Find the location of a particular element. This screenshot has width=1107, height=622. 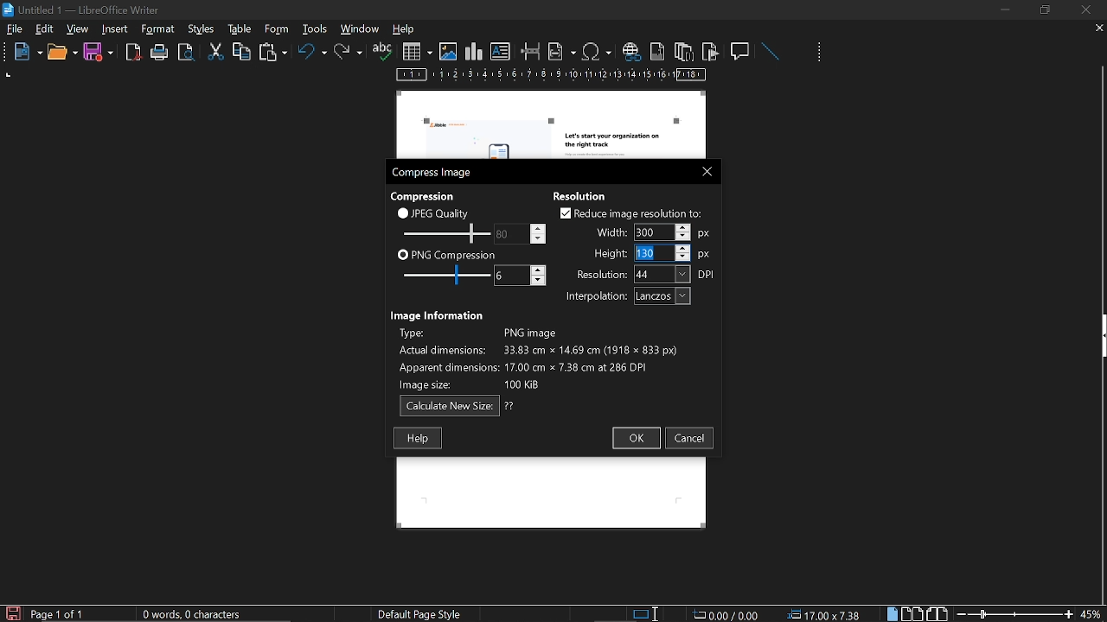

insert page break is located at coordinates (531, 52).